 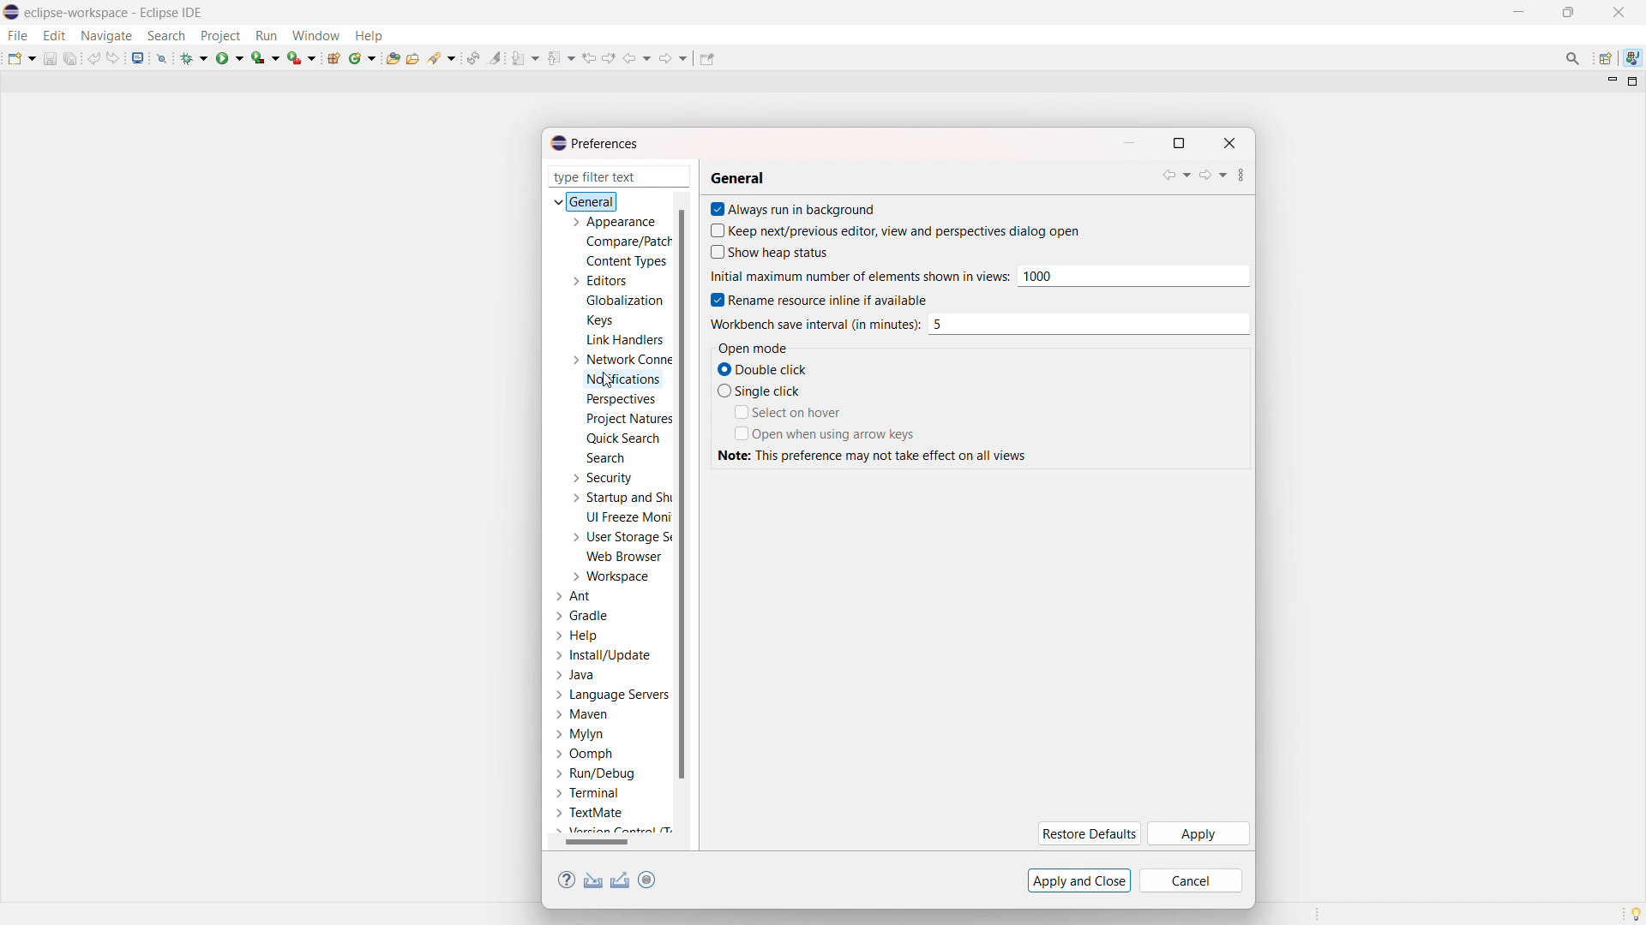 What do you see at coordinates (1132, 276) in the screenshot?
I see `initial maximum number of elements shown in views` at bounding box center [1132, 276].